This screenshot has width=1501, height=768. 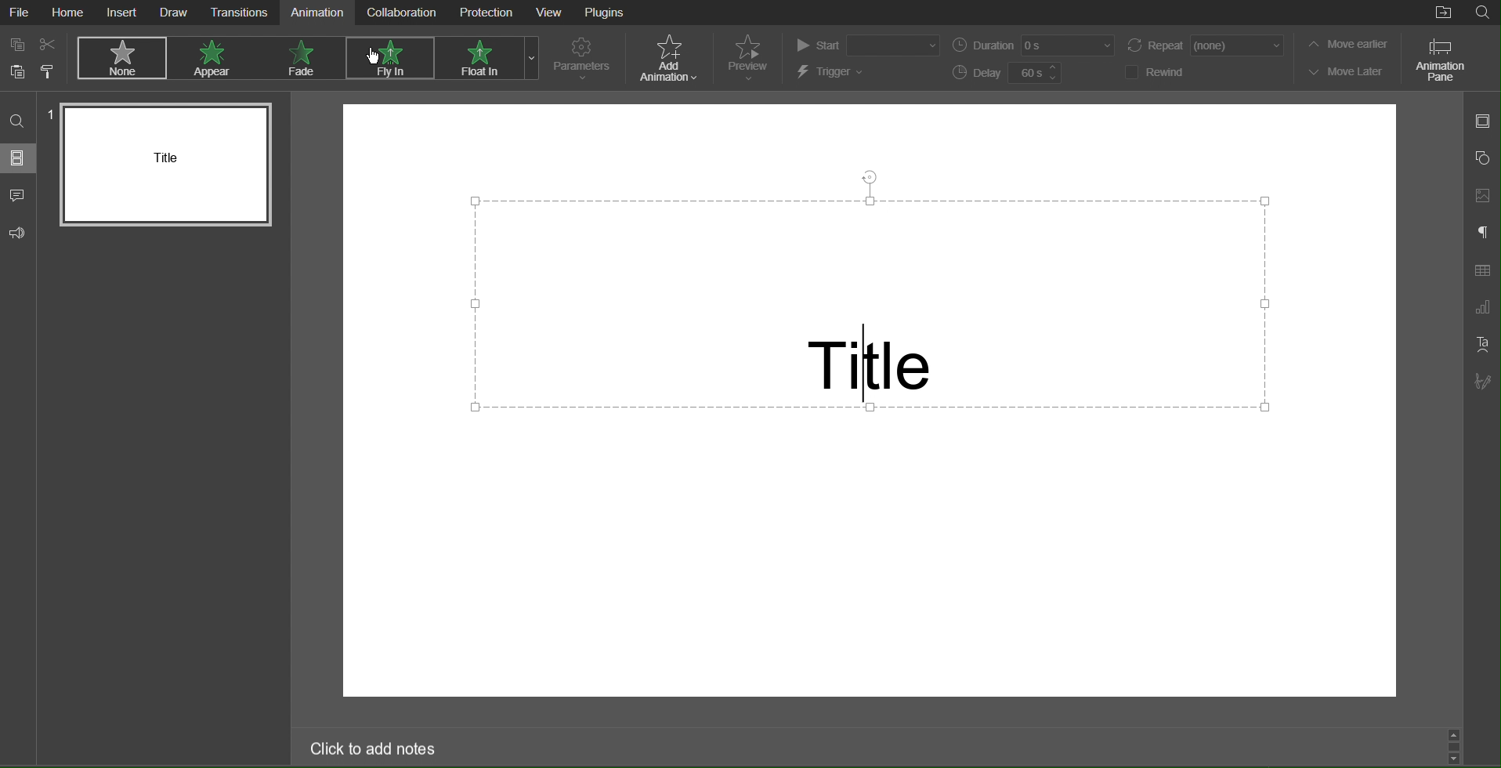 I want to click on File, so click(x=20, y=12).